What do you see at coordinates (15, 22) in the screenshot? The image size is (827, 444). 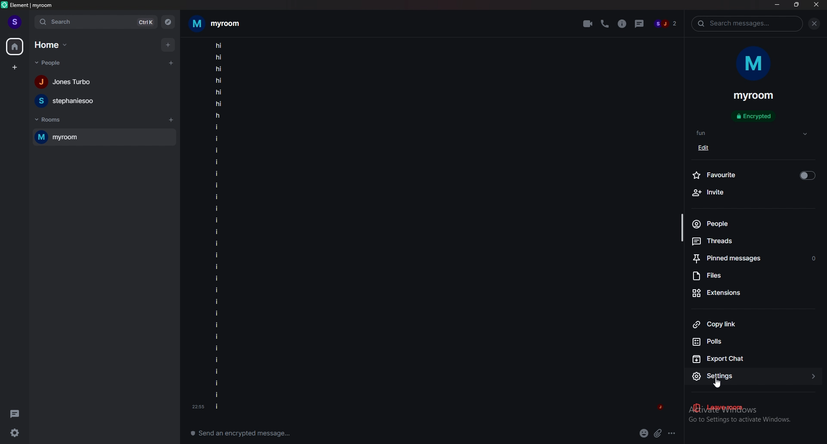 I see `profile` at bounding box center [15, 22].